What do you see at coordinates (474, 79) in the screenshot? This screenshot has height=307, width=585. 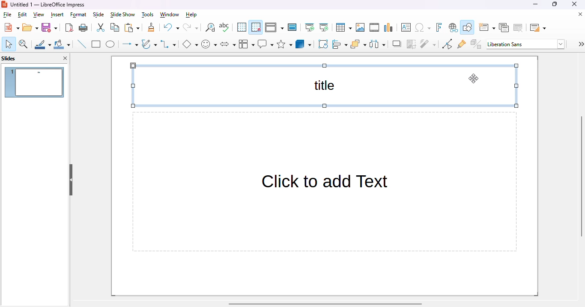 I see `cursor` at bounding box center [474, 79].